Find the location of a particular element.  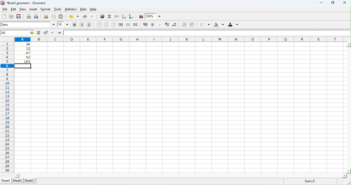

print is located at coordinates (29, 16).